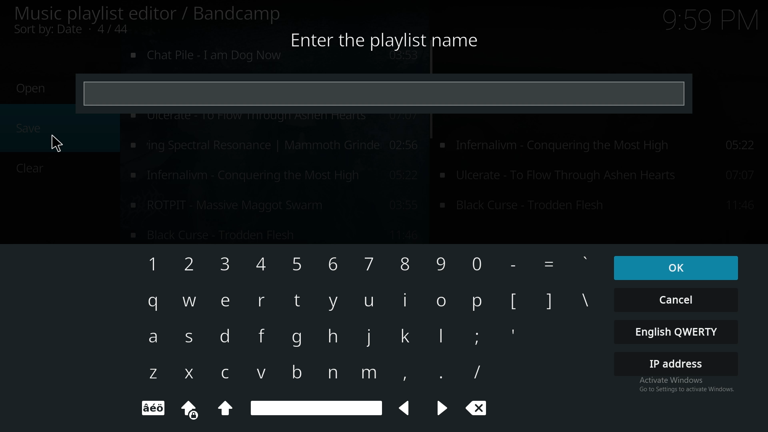 This screenshot has width=768, height=432. Describe the element at coordinates (368, 263) in the screenshot. I see `keyboard input` at that location.